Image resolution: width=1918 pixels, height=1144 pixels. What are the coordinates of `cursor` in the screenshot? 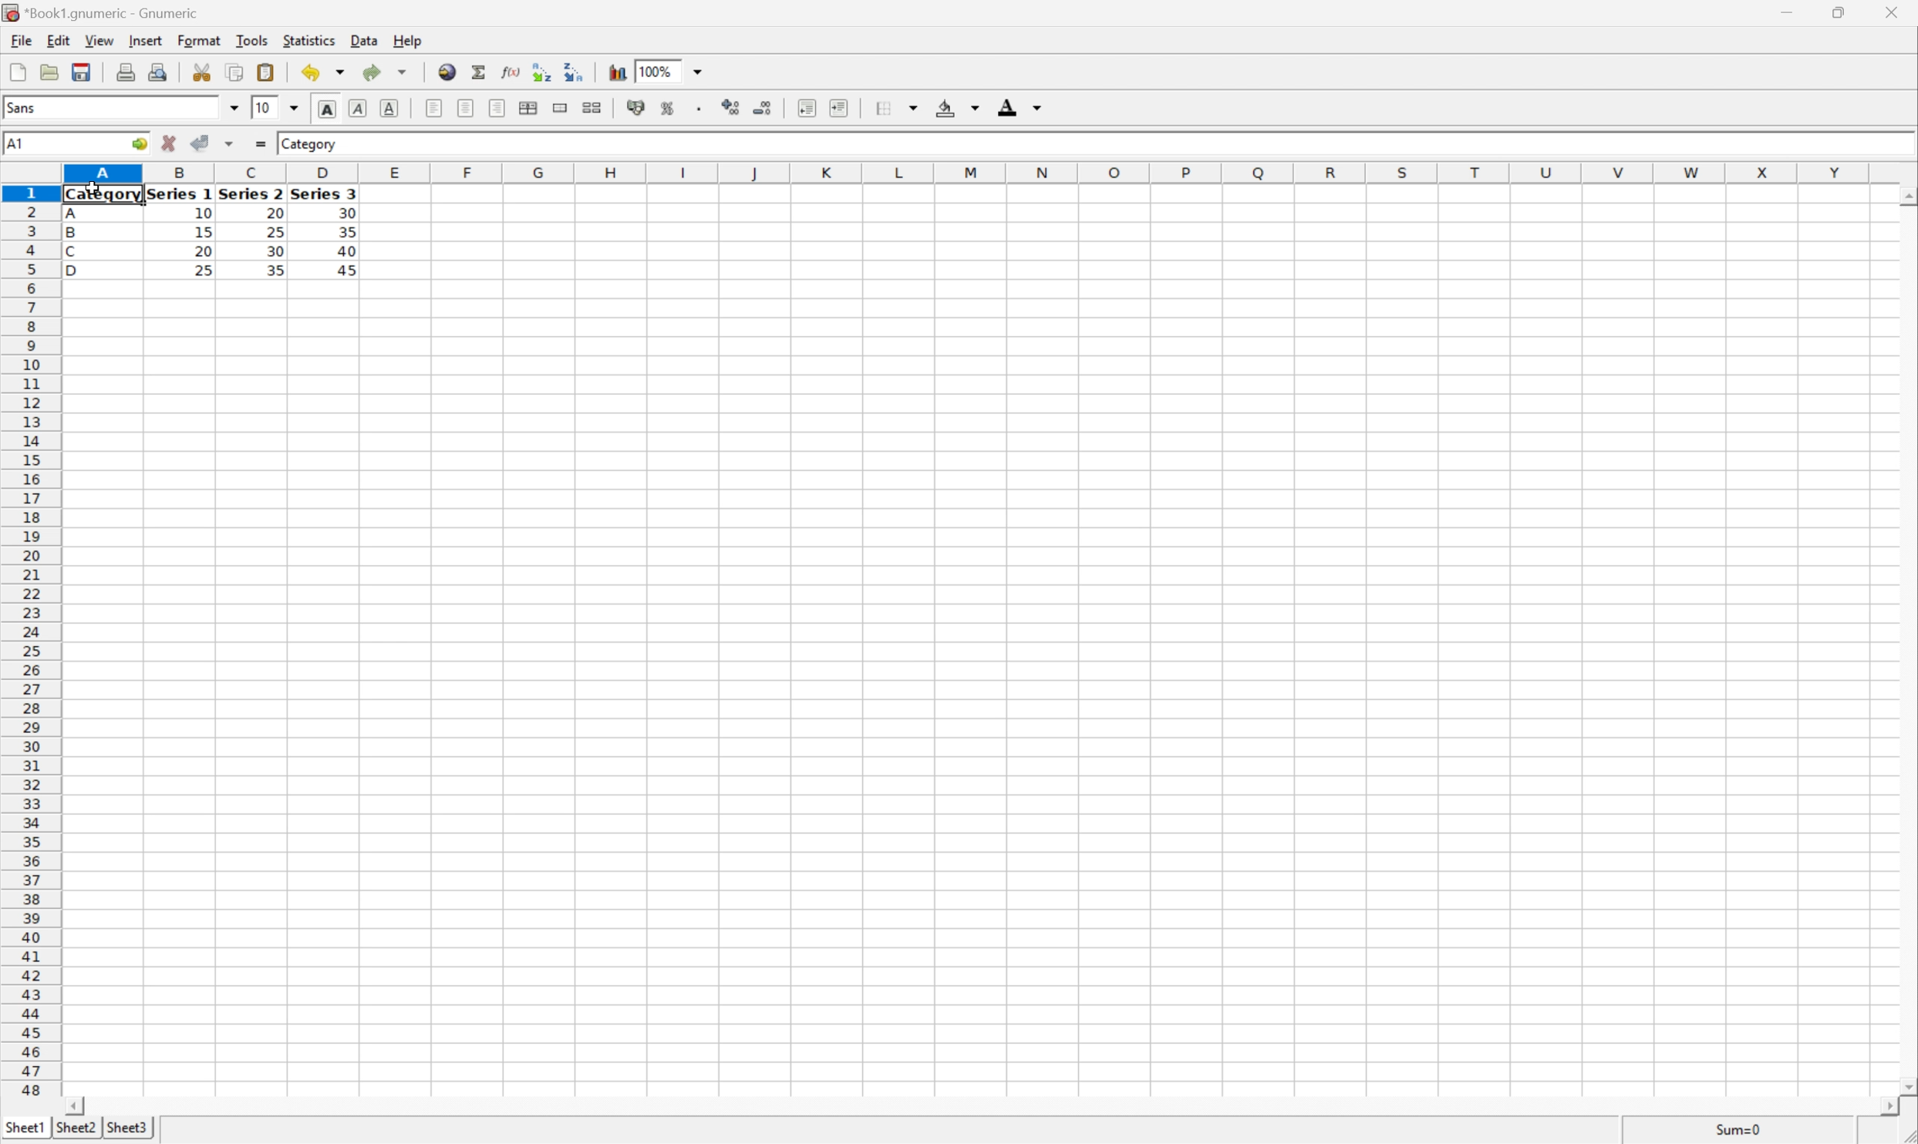 It's located at (93, 187).